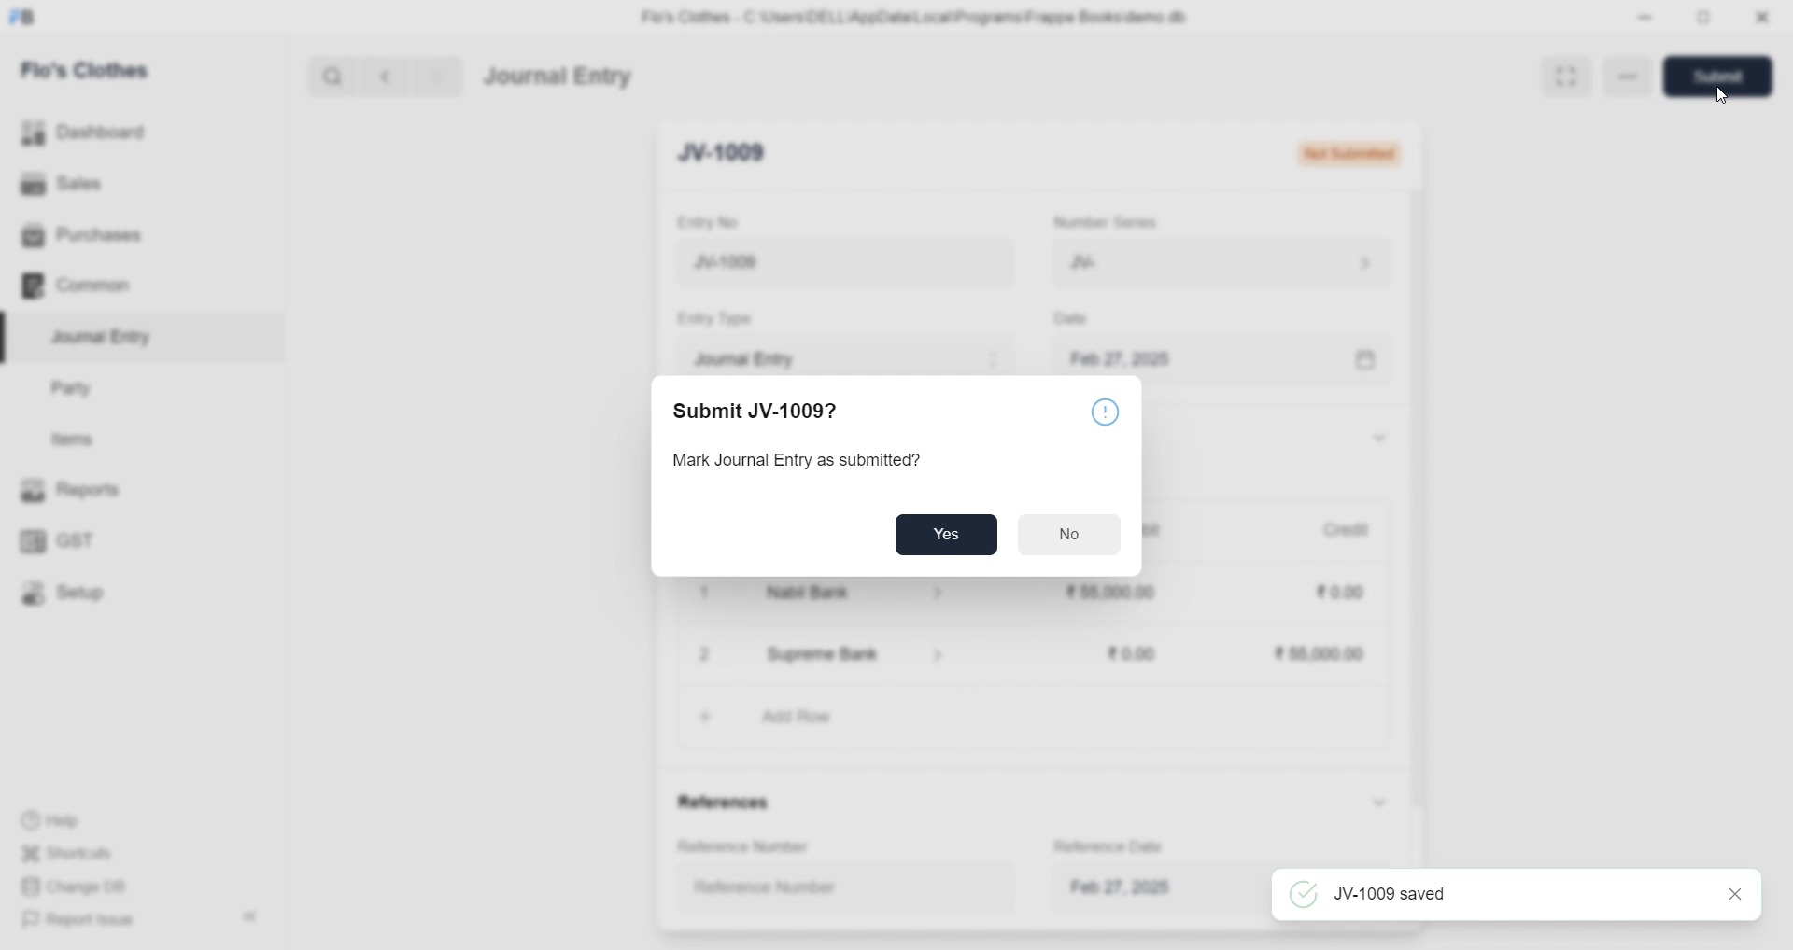  Describe the element at coordinates (756, 409) in the screenshot. I see `Submit JV-1009?` at that location.